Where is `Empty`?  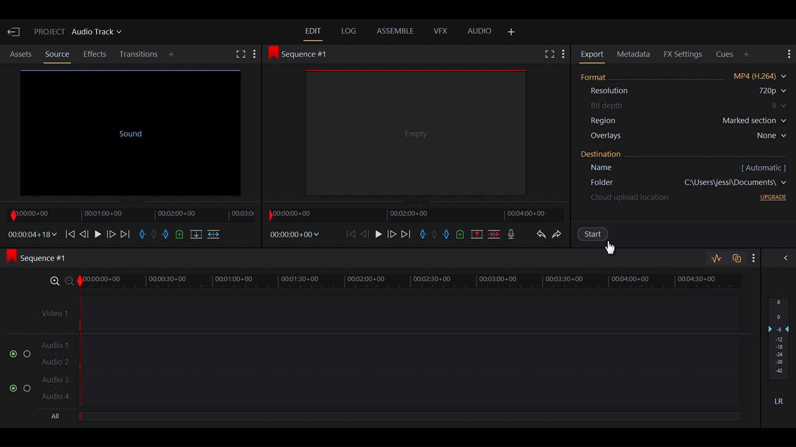
Empty is located at coordinates (414, 131).